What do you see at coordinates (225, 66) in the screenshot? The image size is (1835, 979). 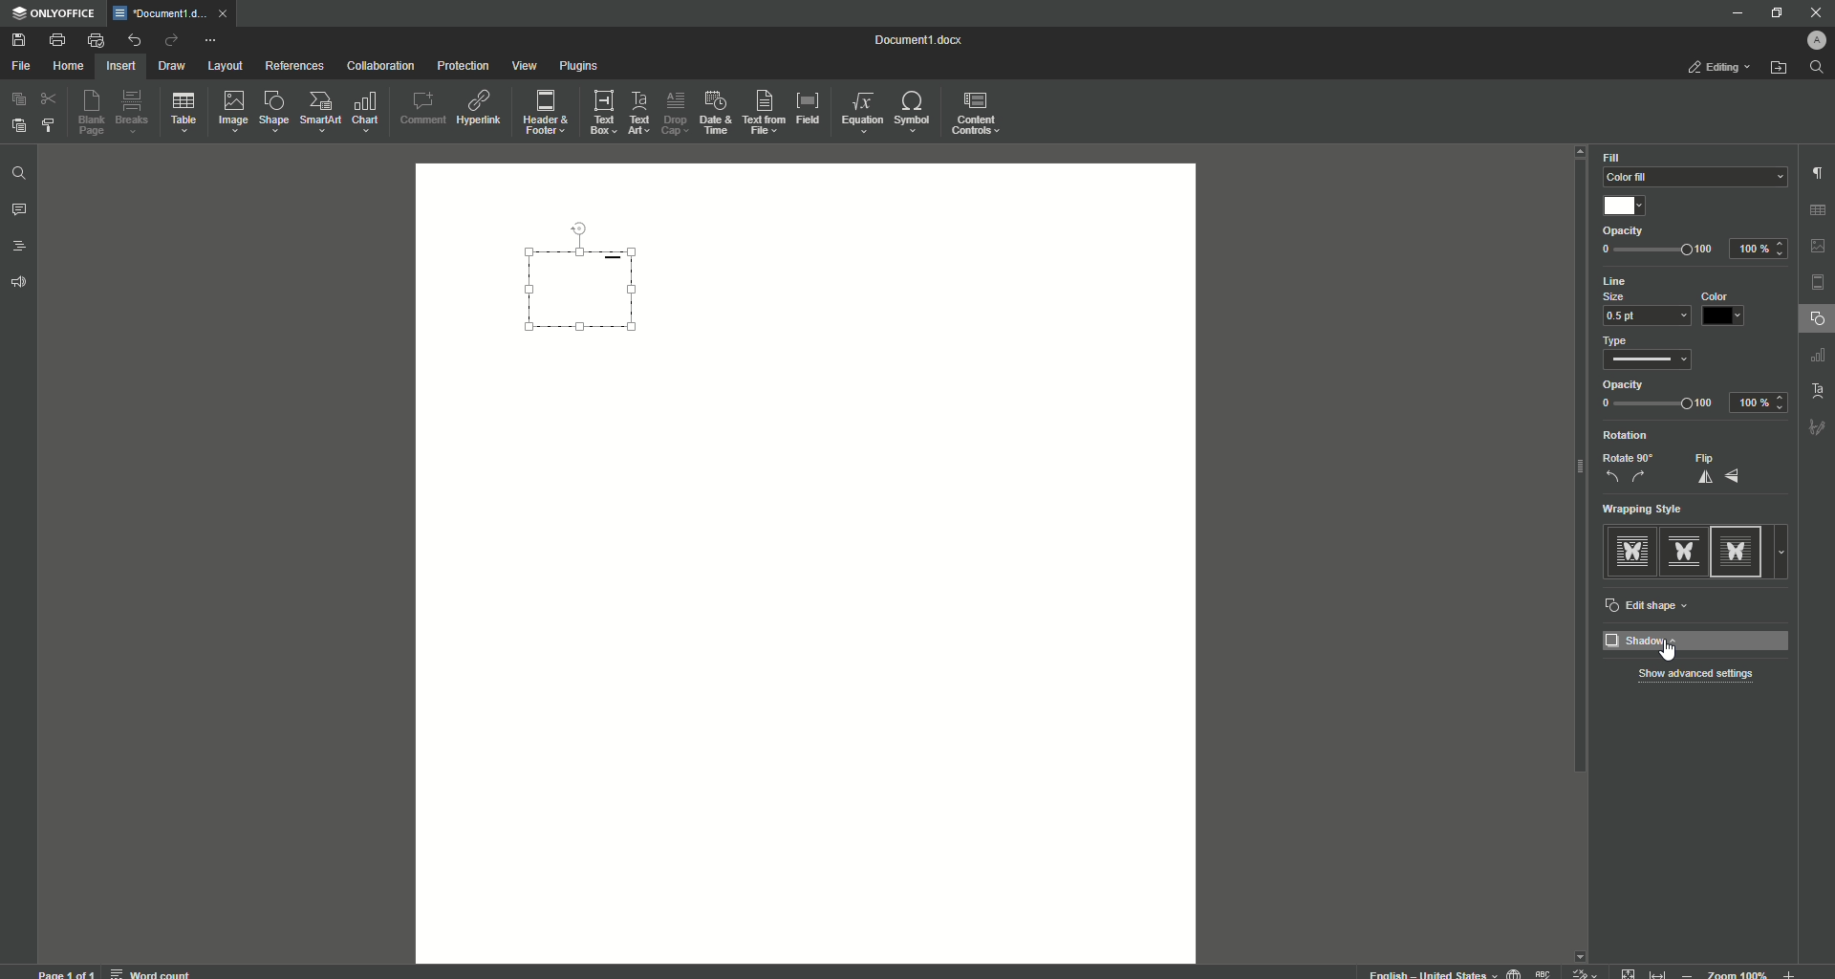 I see `Layout` at bounding box center [225, 66].